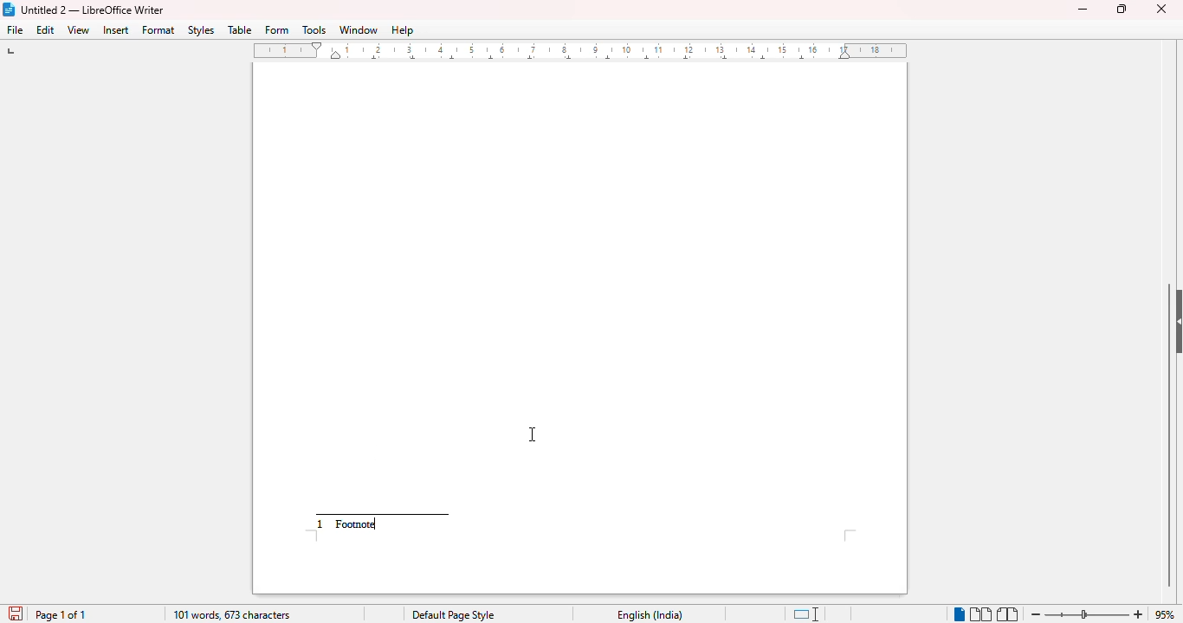 The image size is (1183, 623). Describe the element at coordinates (1083, 10) in the screenshot. I see `minimize` at that location.